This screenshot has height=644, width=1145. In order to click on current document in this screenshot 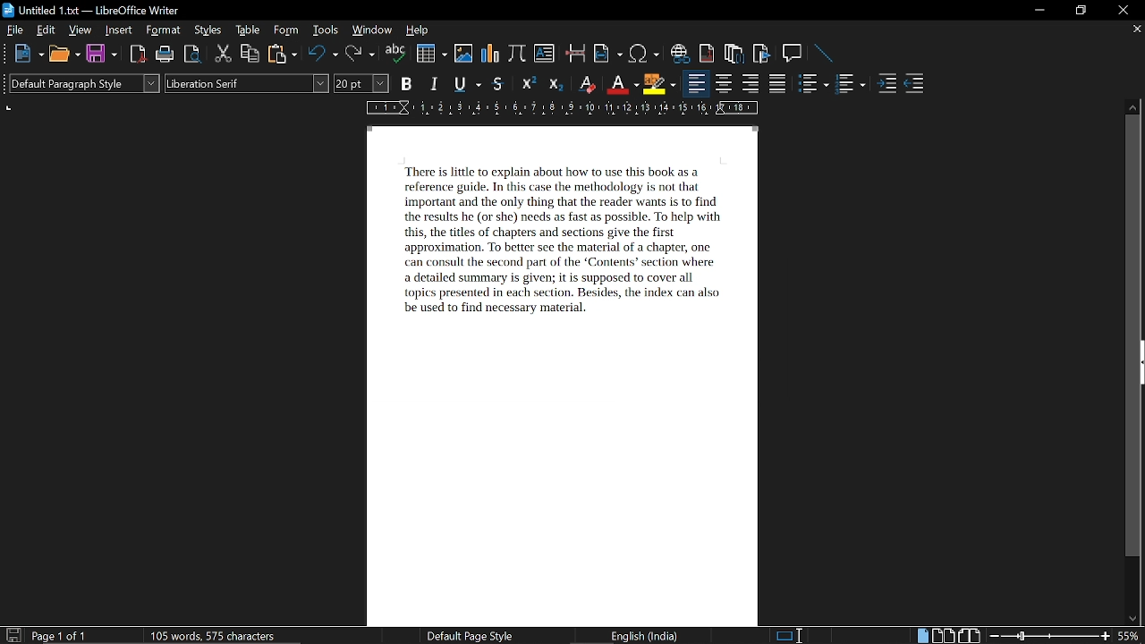, I will do `click(564, 375)`.